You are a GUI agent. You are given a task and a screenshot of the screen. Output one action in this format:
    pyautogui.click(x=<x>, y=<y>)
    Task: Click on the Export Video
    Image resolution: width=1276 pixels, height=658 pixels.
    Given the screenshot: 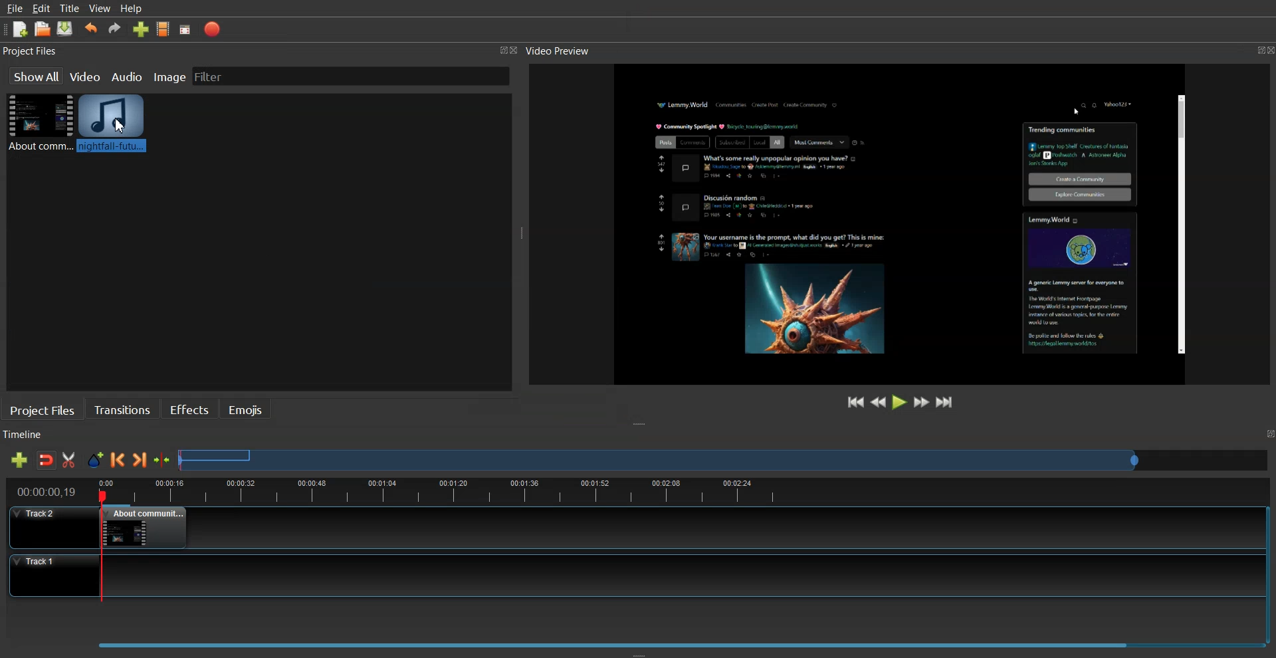 What is the action you would take?
    pyautogui.click(x=212, y=29)
    